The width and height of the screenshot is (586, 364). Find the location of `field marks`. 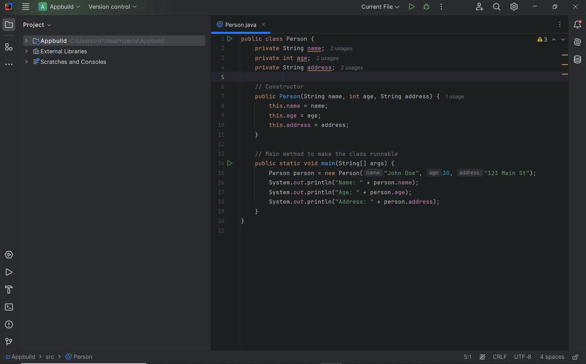

field marks is located at coordinates (565, 66).